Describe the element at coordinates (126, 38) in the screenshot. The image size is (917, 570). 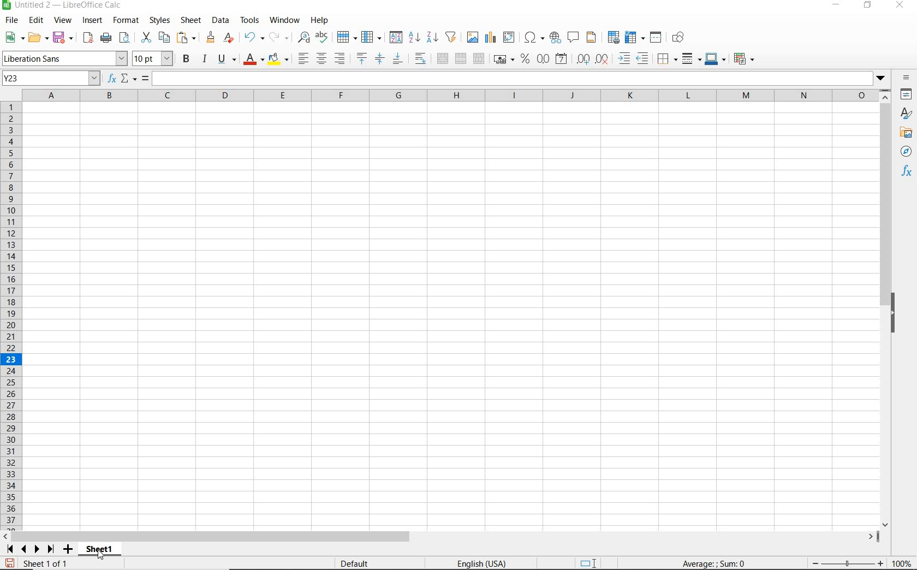
I see `TOGGLE PRINT PREVIEW` at that location.